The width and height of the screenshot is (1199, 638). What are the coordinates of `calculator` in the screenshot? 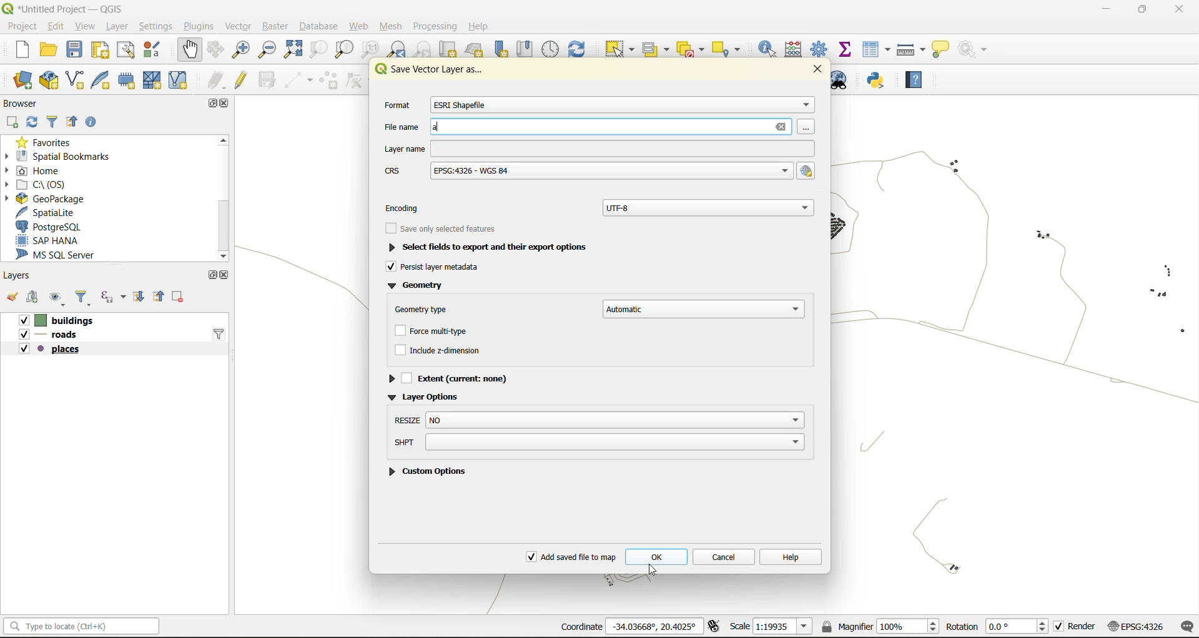 It's located at (794, 48).